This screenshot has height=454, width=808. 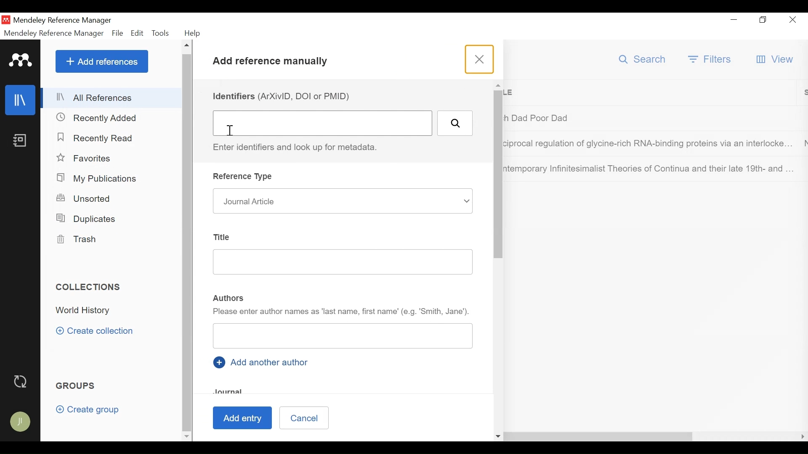 What do you see at coordinates (344, 335) in the screenshot?
I see `Authors Field` at bounding box center [344, 335].